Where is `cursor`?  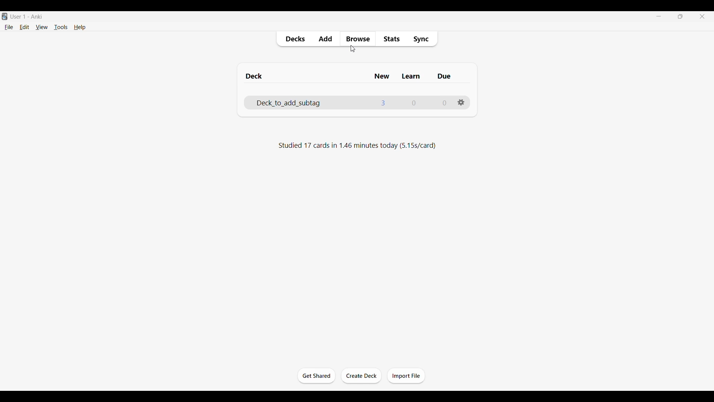 cursor is located at coordinates (354, 50).